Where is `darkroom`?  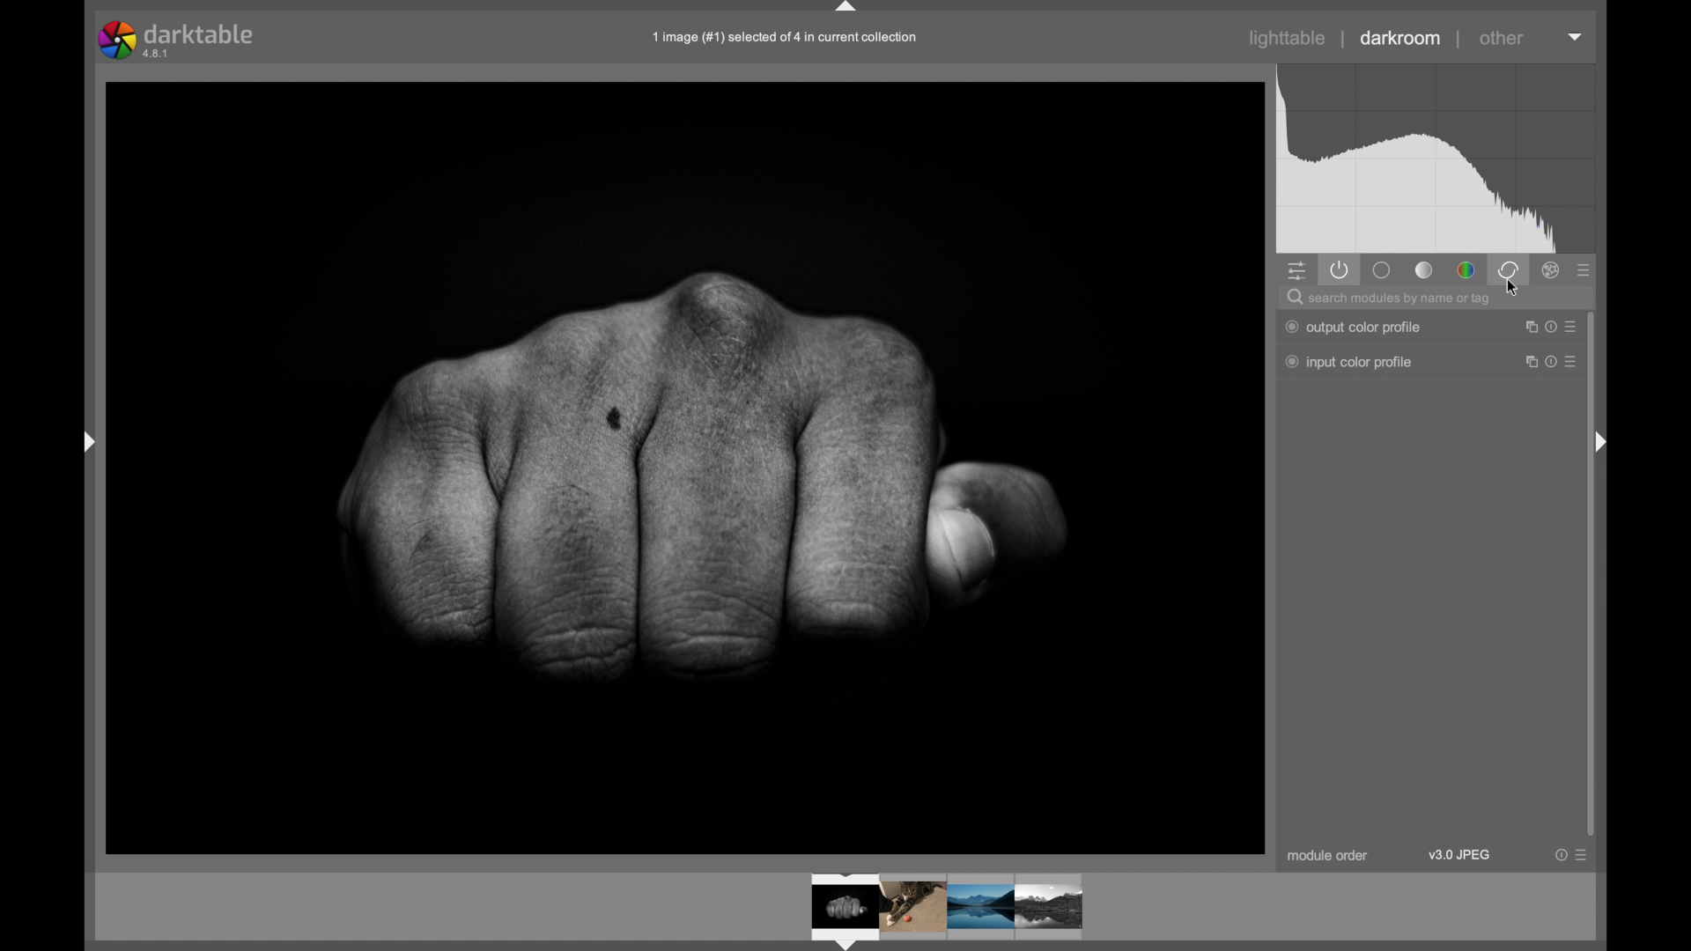 darkroom is located at coordinates (1401, 39).